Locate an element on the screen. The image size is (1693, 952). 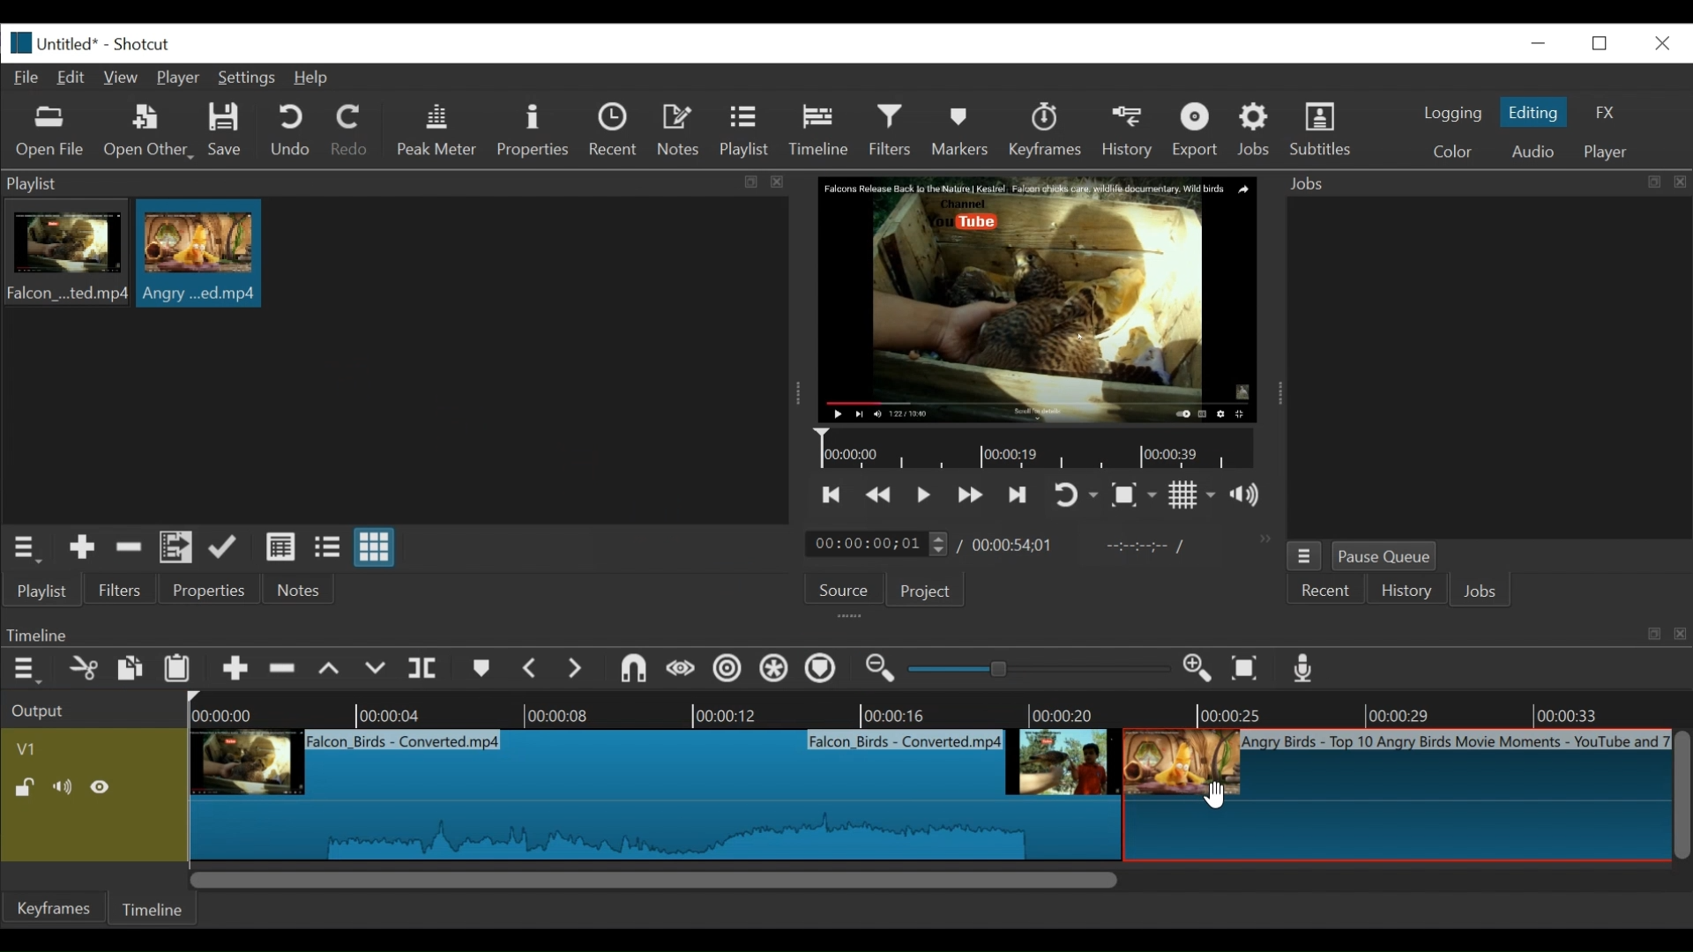
Jobs menu is located at coordinates (1475, 182).